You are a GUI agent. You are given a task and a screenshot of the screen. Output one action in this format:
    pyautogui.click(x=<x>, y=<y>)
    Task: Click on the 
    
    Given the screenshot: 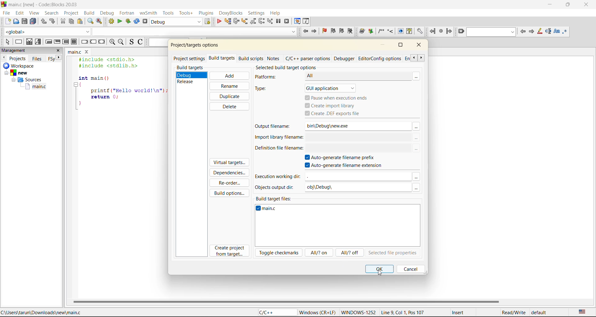 What is the action you would take?
    pyautogui.click(x=416, y=188)
    